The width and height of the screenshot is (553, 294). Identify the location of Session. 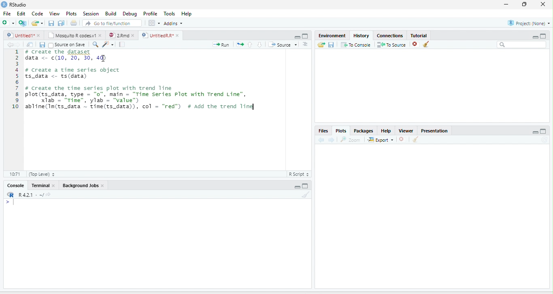
(91, 13).